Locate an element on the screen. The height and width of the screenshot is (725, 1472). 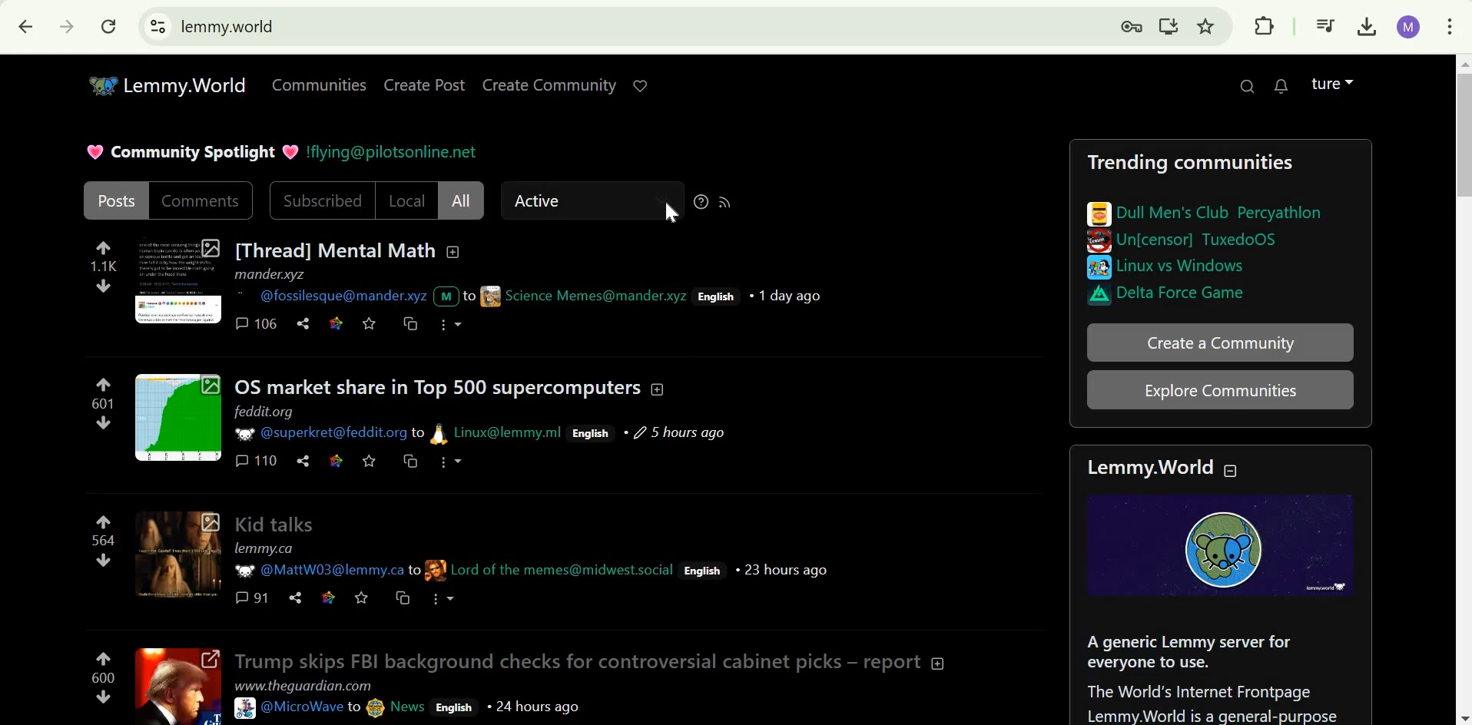
upvote is located at coordinates (104, 384).